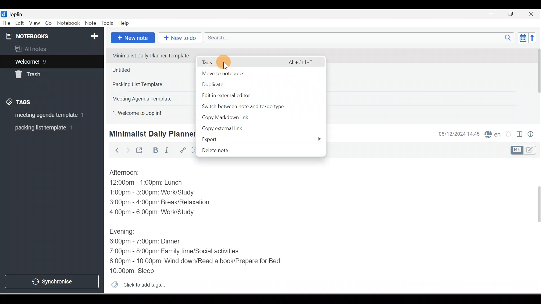 The image size is (541, 304). I want to click on Copy markdown link, so click(246, 117).